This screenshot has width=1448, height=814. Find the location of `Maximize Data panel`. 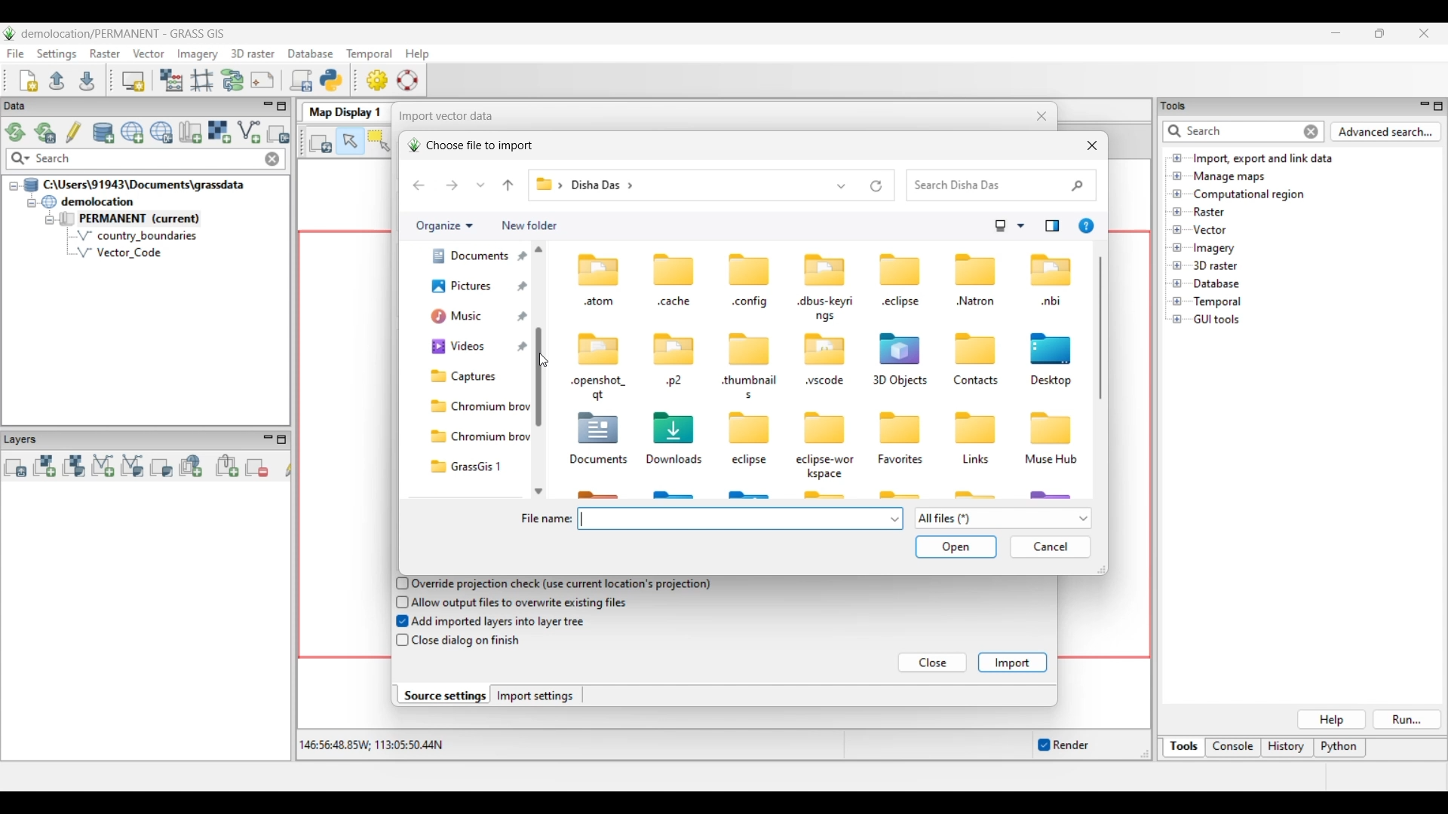

Maximize Data panel is located at coordinates (282, 106).